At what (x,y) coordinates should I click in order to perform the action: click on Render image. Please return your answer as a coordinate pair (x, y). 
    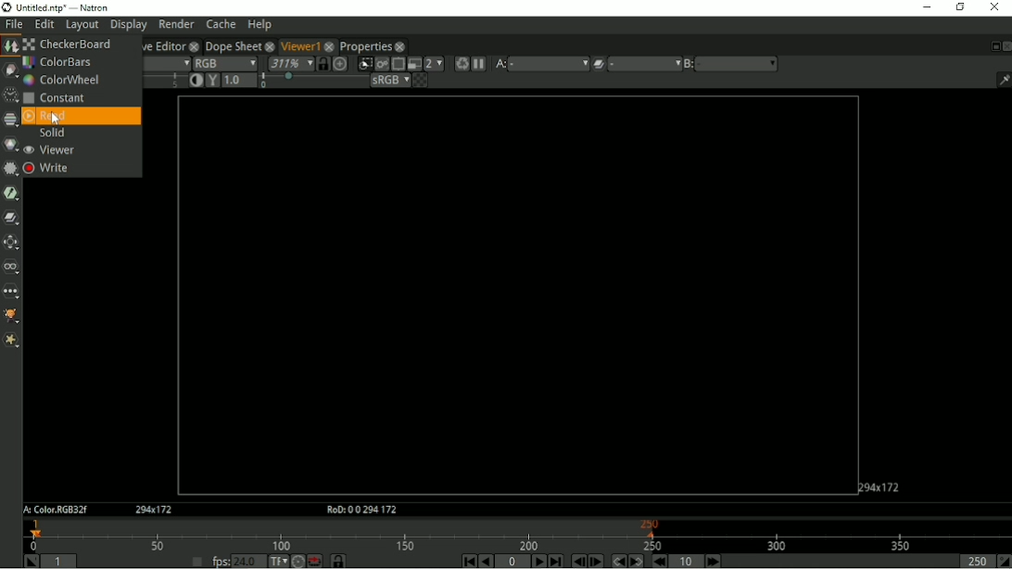
    Looking at the image, I should click on (381, 64).